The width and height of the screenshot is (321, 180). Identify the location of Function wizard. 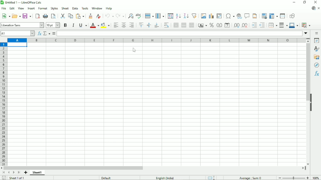
(39, 33).